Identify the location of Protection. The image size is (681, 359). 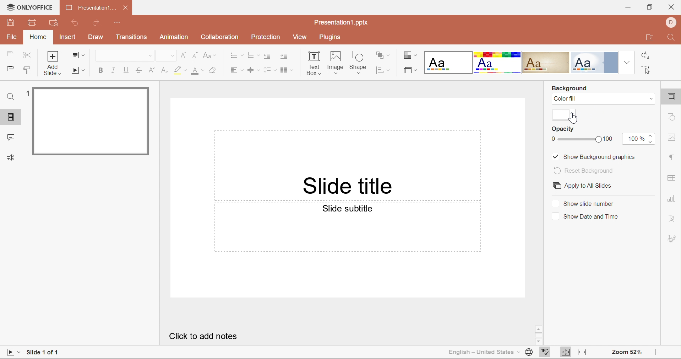
(267, 38).